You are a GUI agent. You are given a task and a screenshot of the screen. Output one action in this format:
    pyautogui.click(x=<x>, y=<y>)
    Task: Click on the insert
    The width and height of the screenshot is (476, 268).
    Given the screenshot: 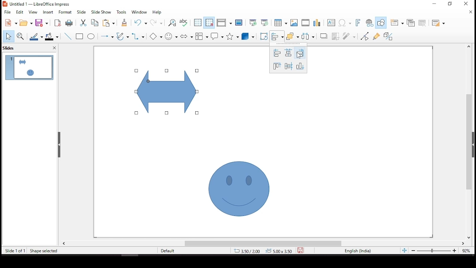 What is the action you would take?
    pyautogui.click(x=49, y=13)
    